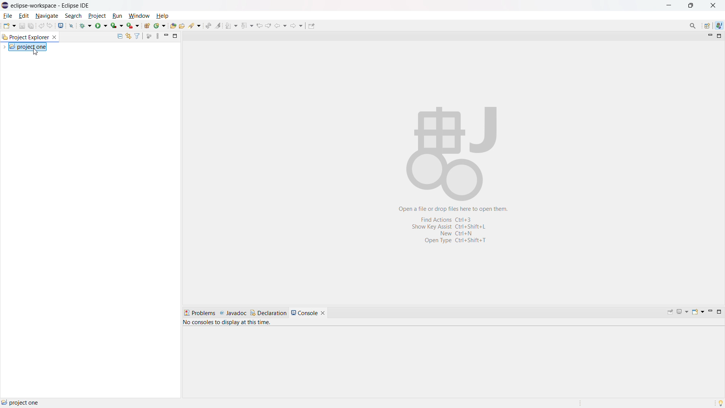 Image resolution: width=725 pixels, height=408 pixels. Describe the element at coordinates (268, 25) in the screenshot. I see `view next location` at that location.